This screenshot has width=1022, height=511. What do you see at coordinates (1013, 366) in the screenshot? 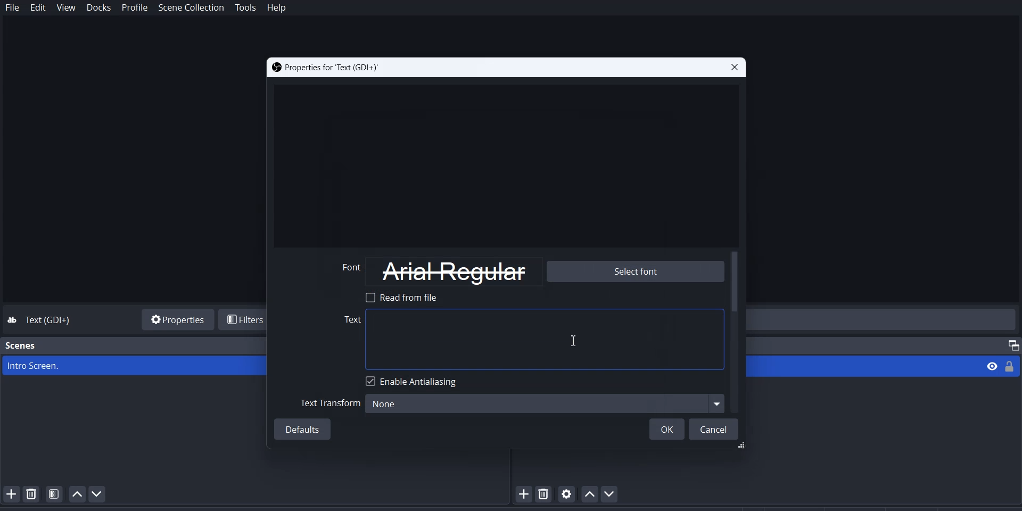
I see `Lock` at bounding box center [1013, 366].